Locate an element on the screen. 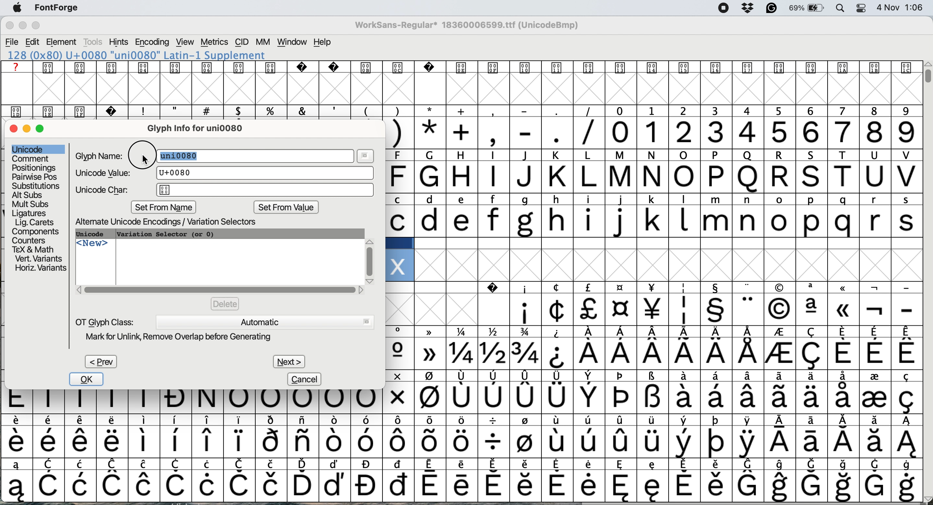  special characters is located at coordinates (458, 402).